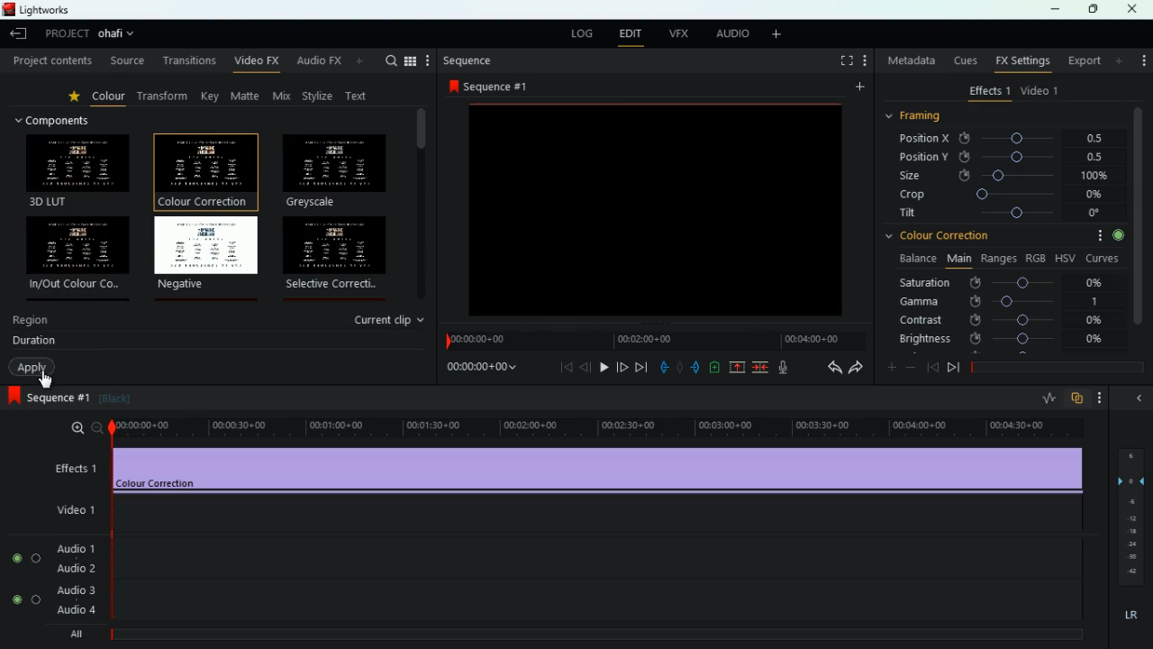  Describe the element at coordinates (586, 369) in the screenshot. I see `backward` at that location.